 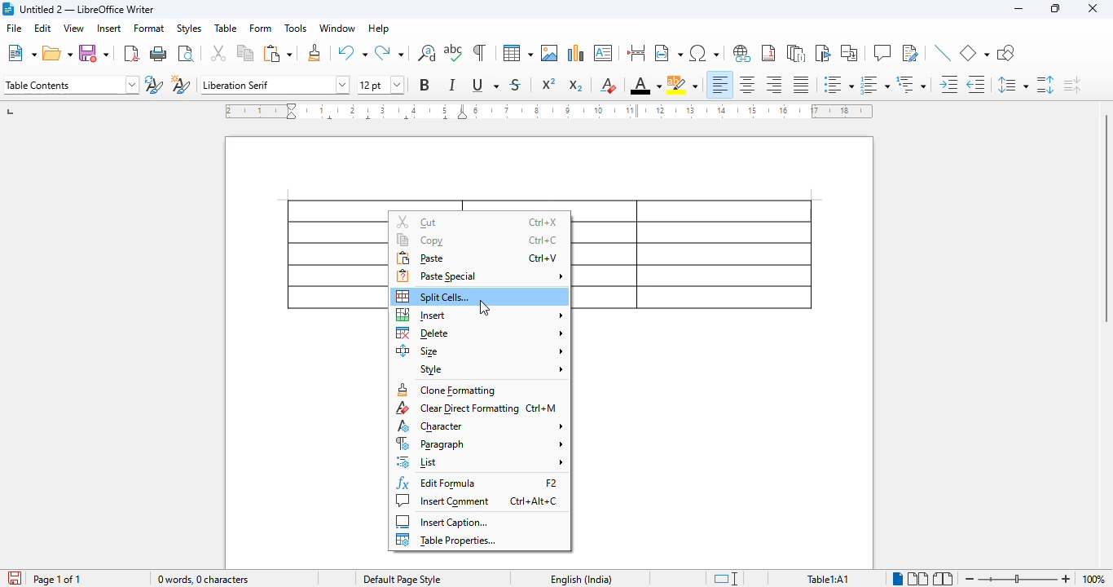 What do you see at coordinates (426, 53) in the screenshot?
I see `find and replace` at bounding box center [426, 53].